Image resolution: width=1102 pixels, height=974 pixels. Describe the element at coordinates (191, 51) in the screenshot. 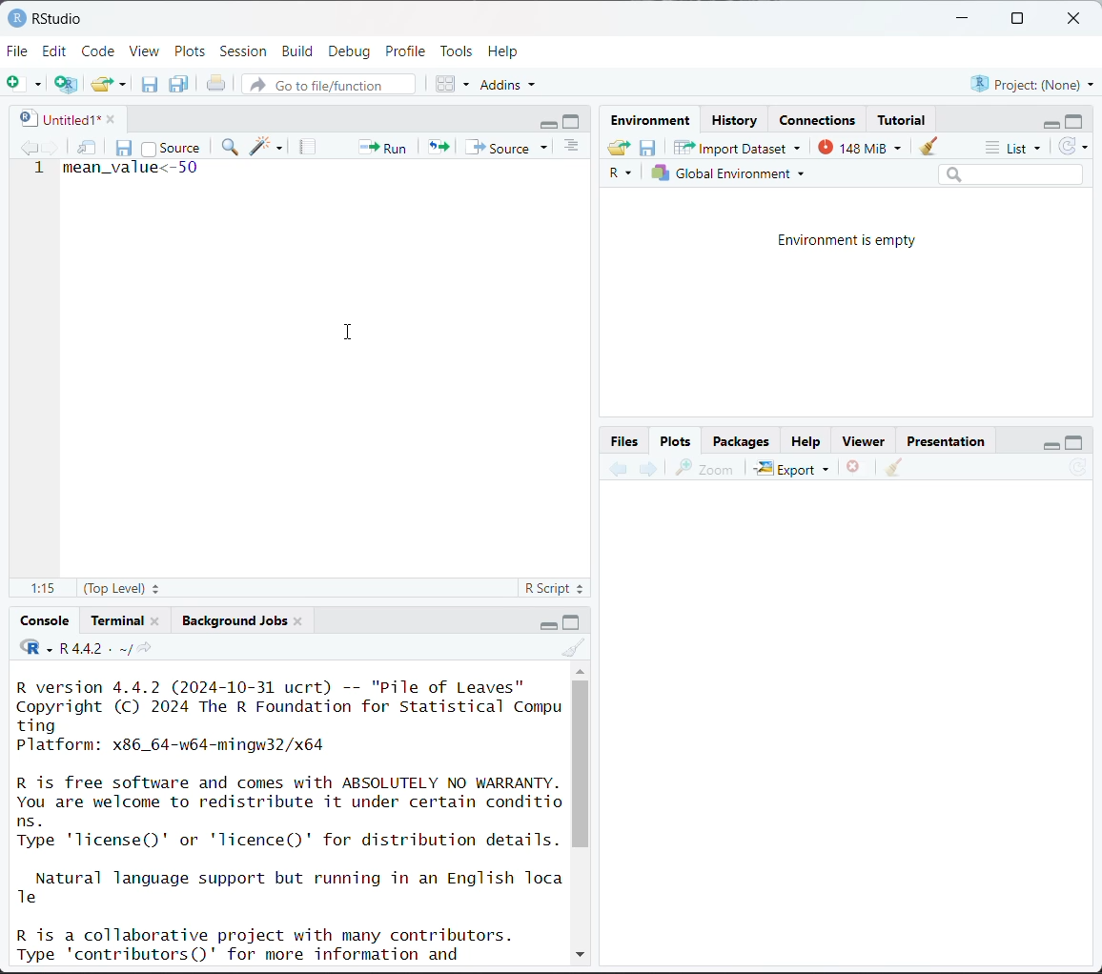

I see `Plots` at that location.